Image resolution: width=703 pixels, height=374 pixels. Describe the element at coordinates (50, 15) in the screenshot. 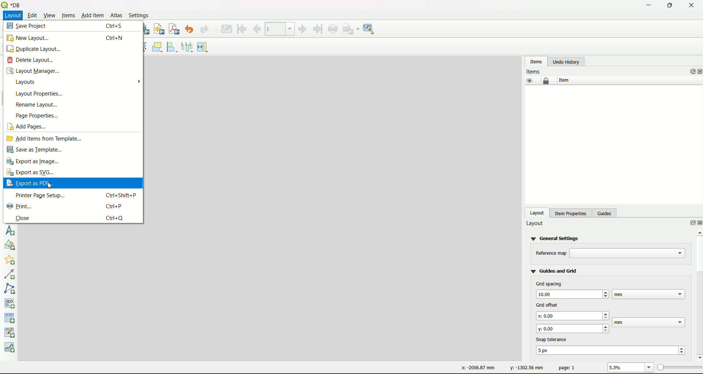

I see `View` at that location.